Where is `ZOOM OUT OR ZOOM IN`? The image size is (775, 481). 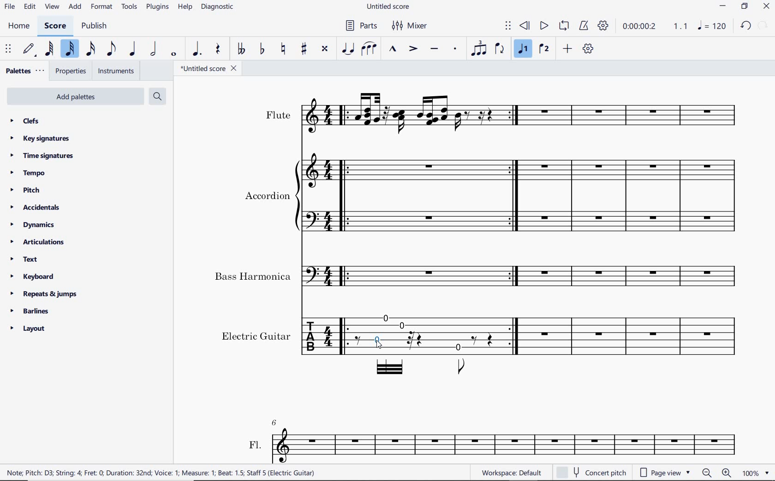
ZOOM OUT OR ZOOM IN is located at coordinates (716, 472).